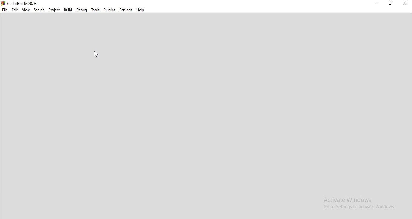  Describe the element at coordinates (26, 10) in the screenshot. I see `View ` at that location.